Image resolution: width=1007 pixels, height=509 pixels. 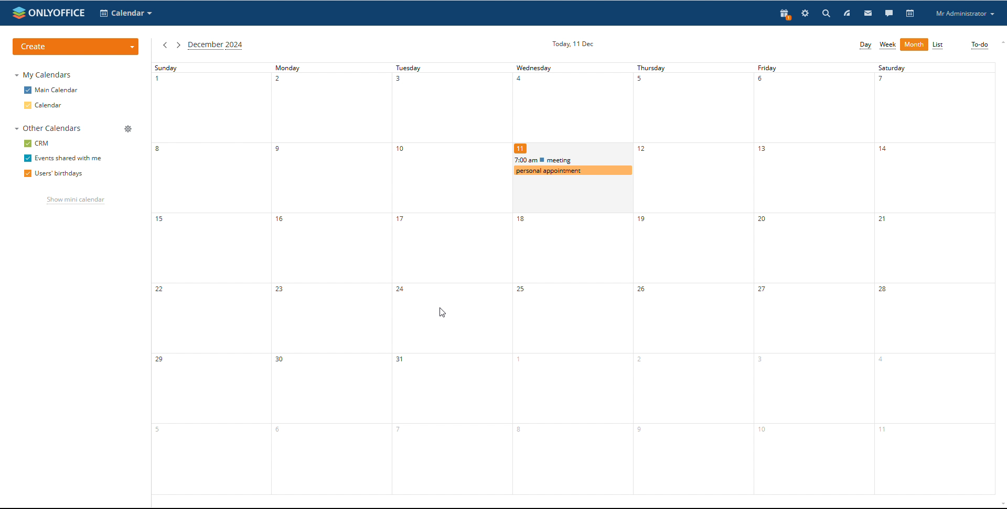 I want to click on other calendars, so click(x=50, y=128).